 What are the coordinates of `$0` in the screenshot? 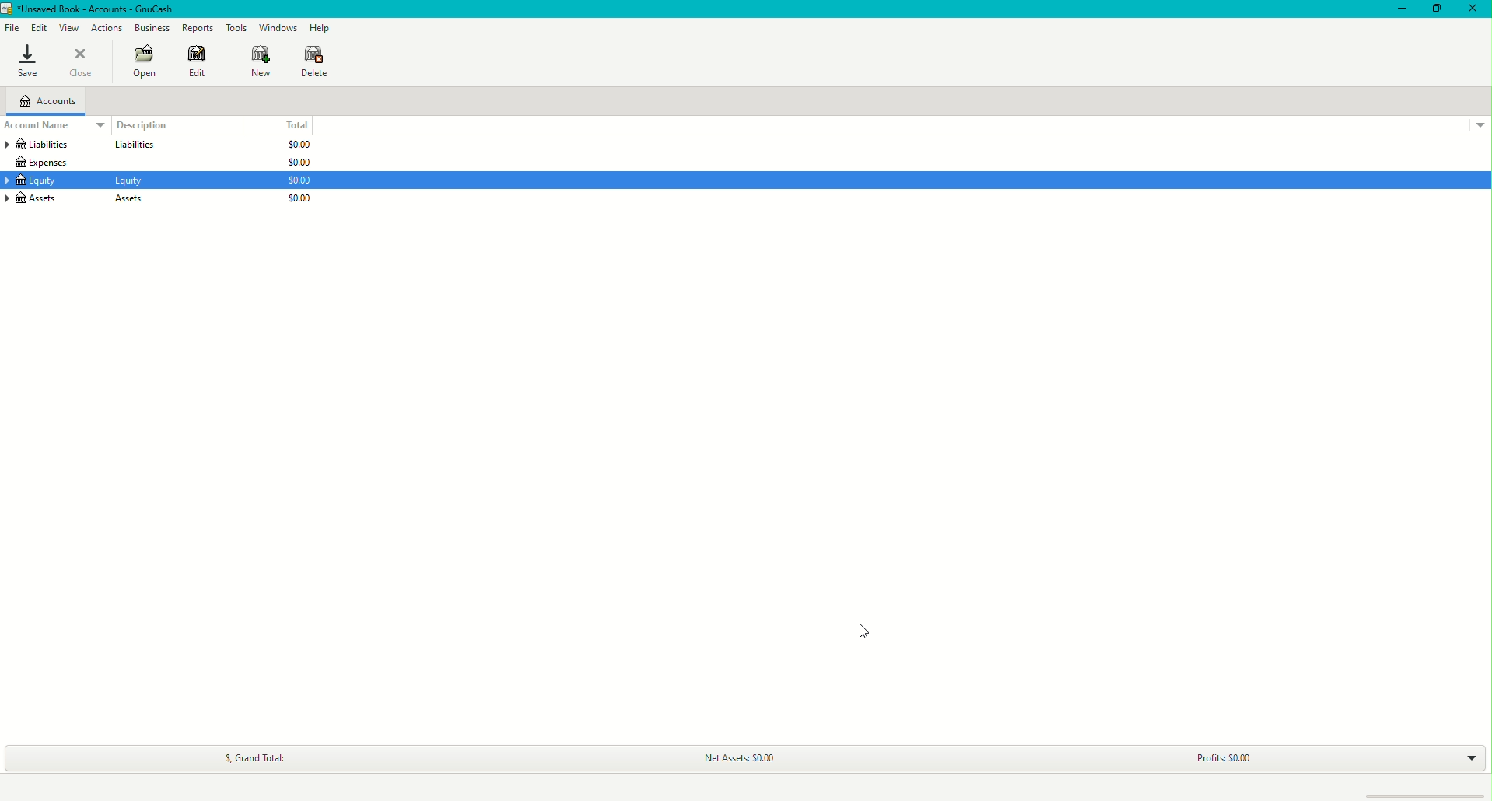 It's located at (300, 199).